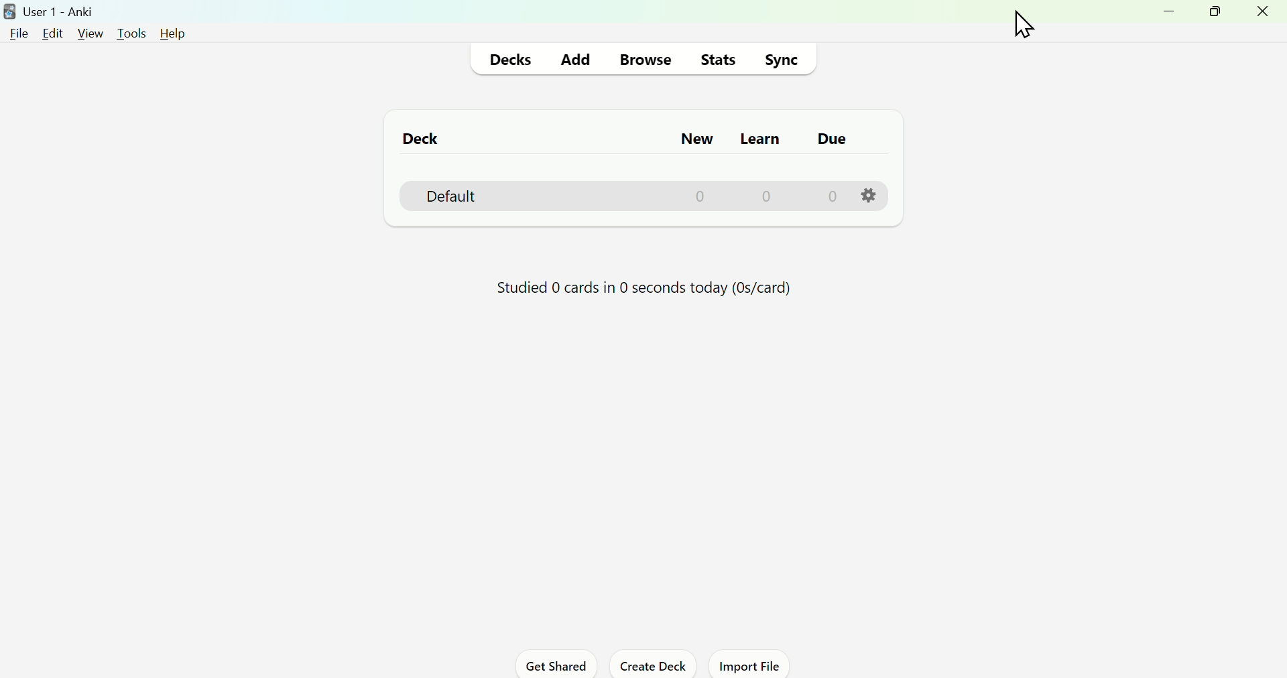 The image size is (1287, 678). Describe the element at coordinates (578, 59) in the screenshot. I see `Add` at that location.